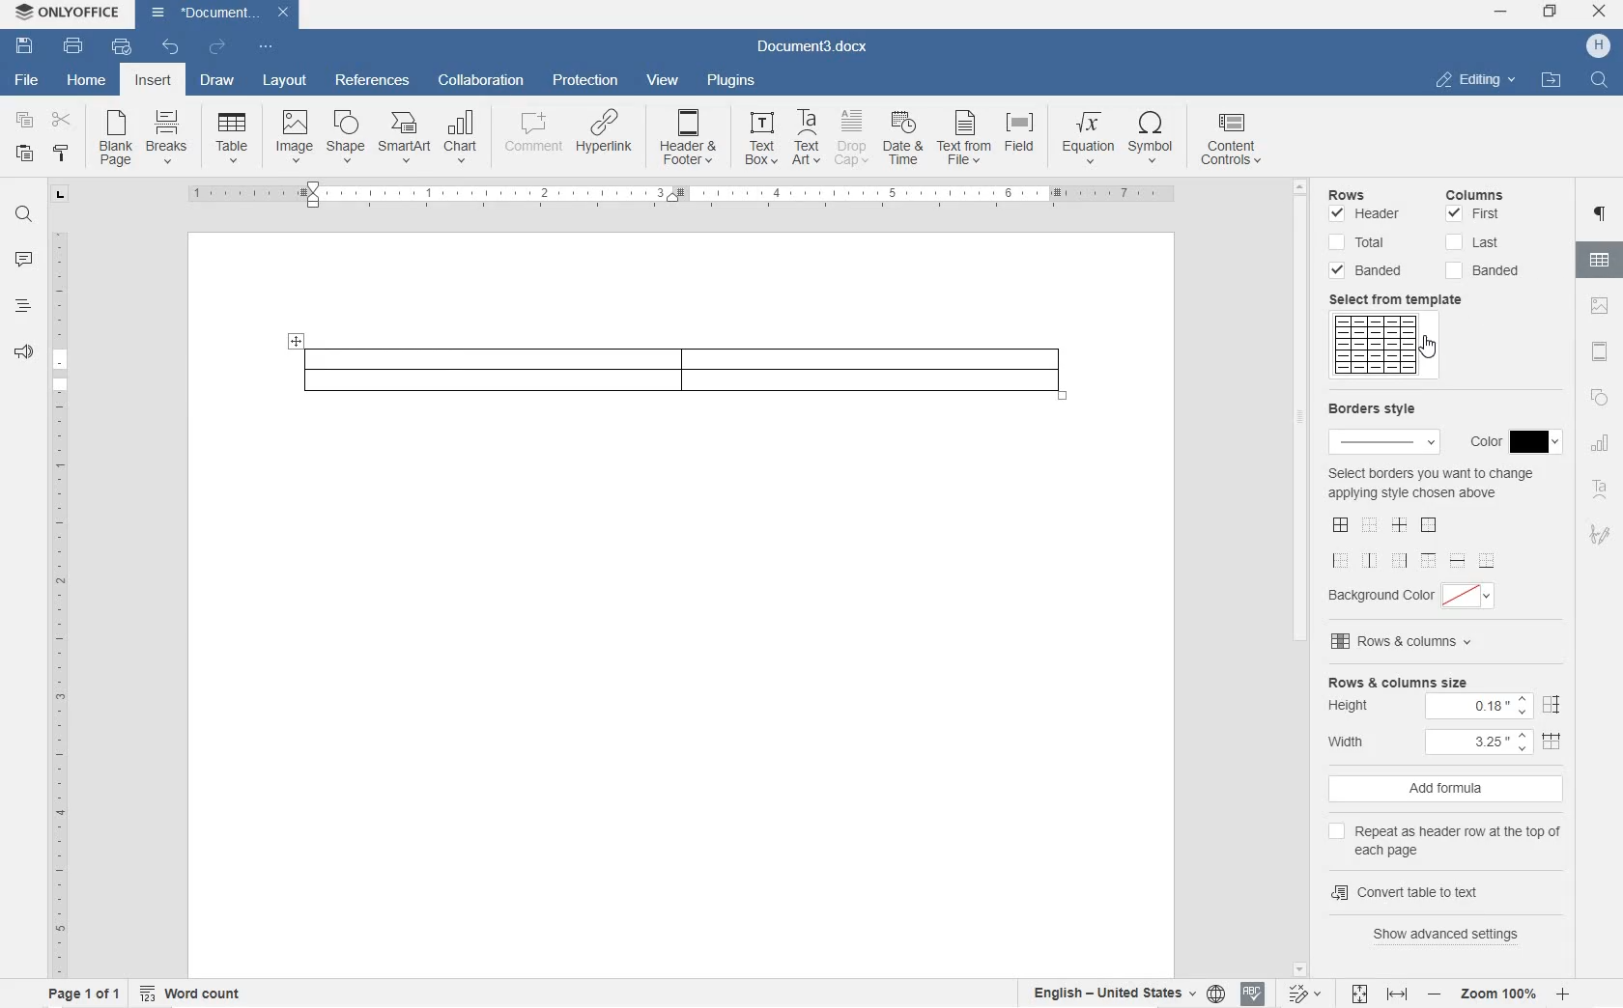 This screenshot has height=1008, width=1623. Describe the element at coordinates (60, 194) in the screenshot. I see `TAB` at that location.